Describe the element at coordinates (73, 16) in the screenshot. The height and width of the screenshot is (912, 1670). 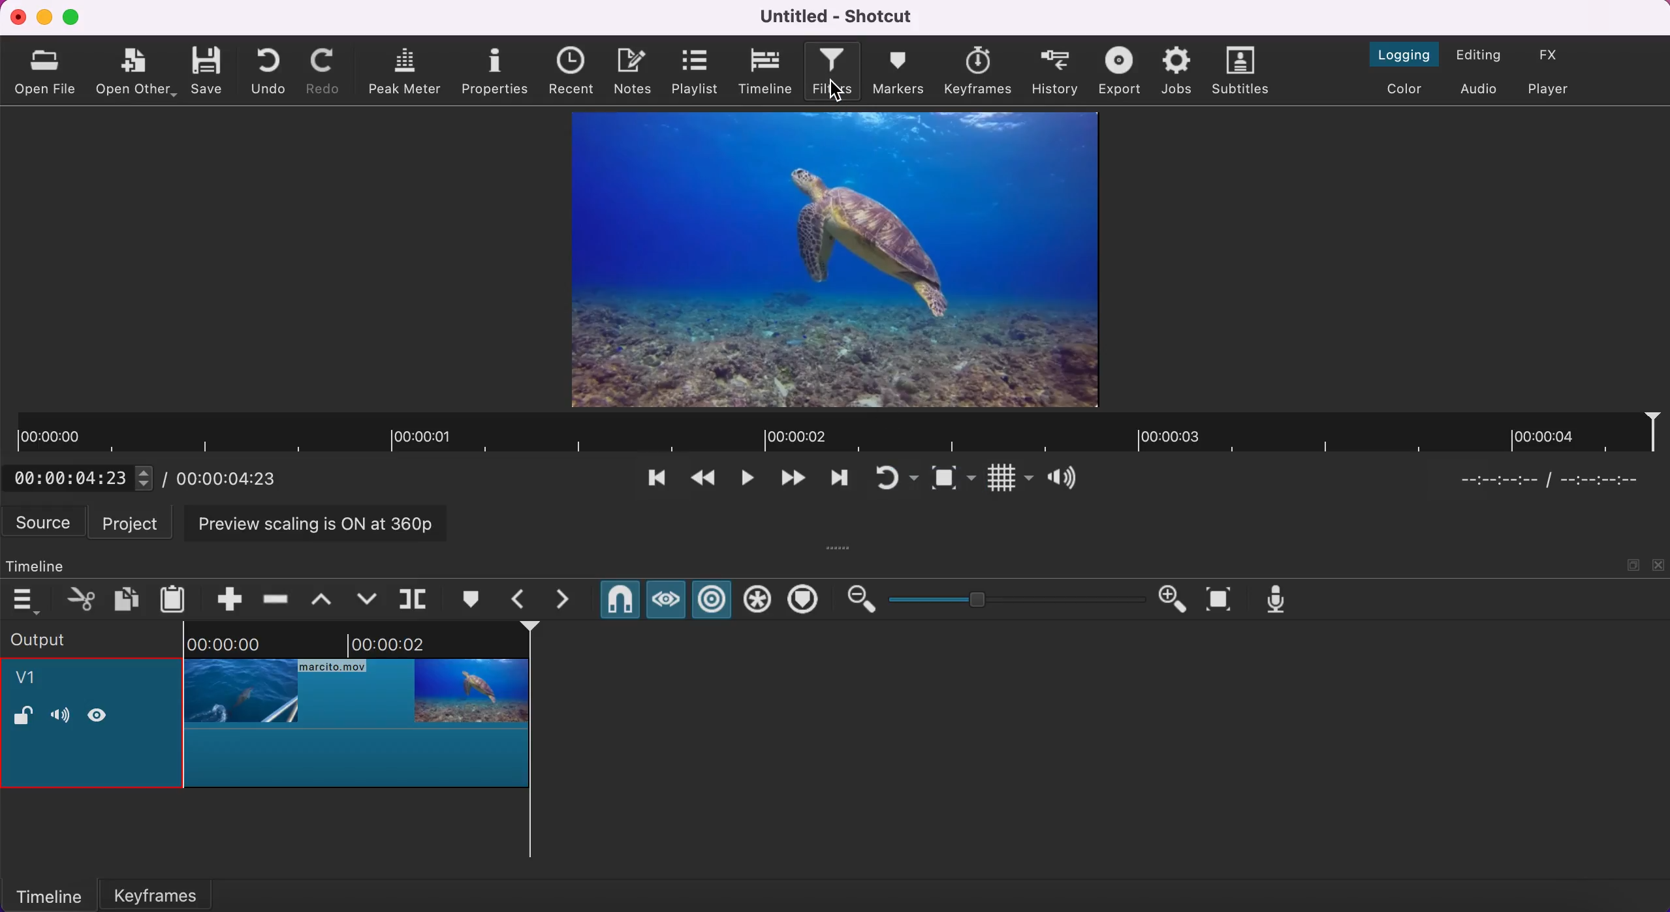
I see `maximize` at that location.